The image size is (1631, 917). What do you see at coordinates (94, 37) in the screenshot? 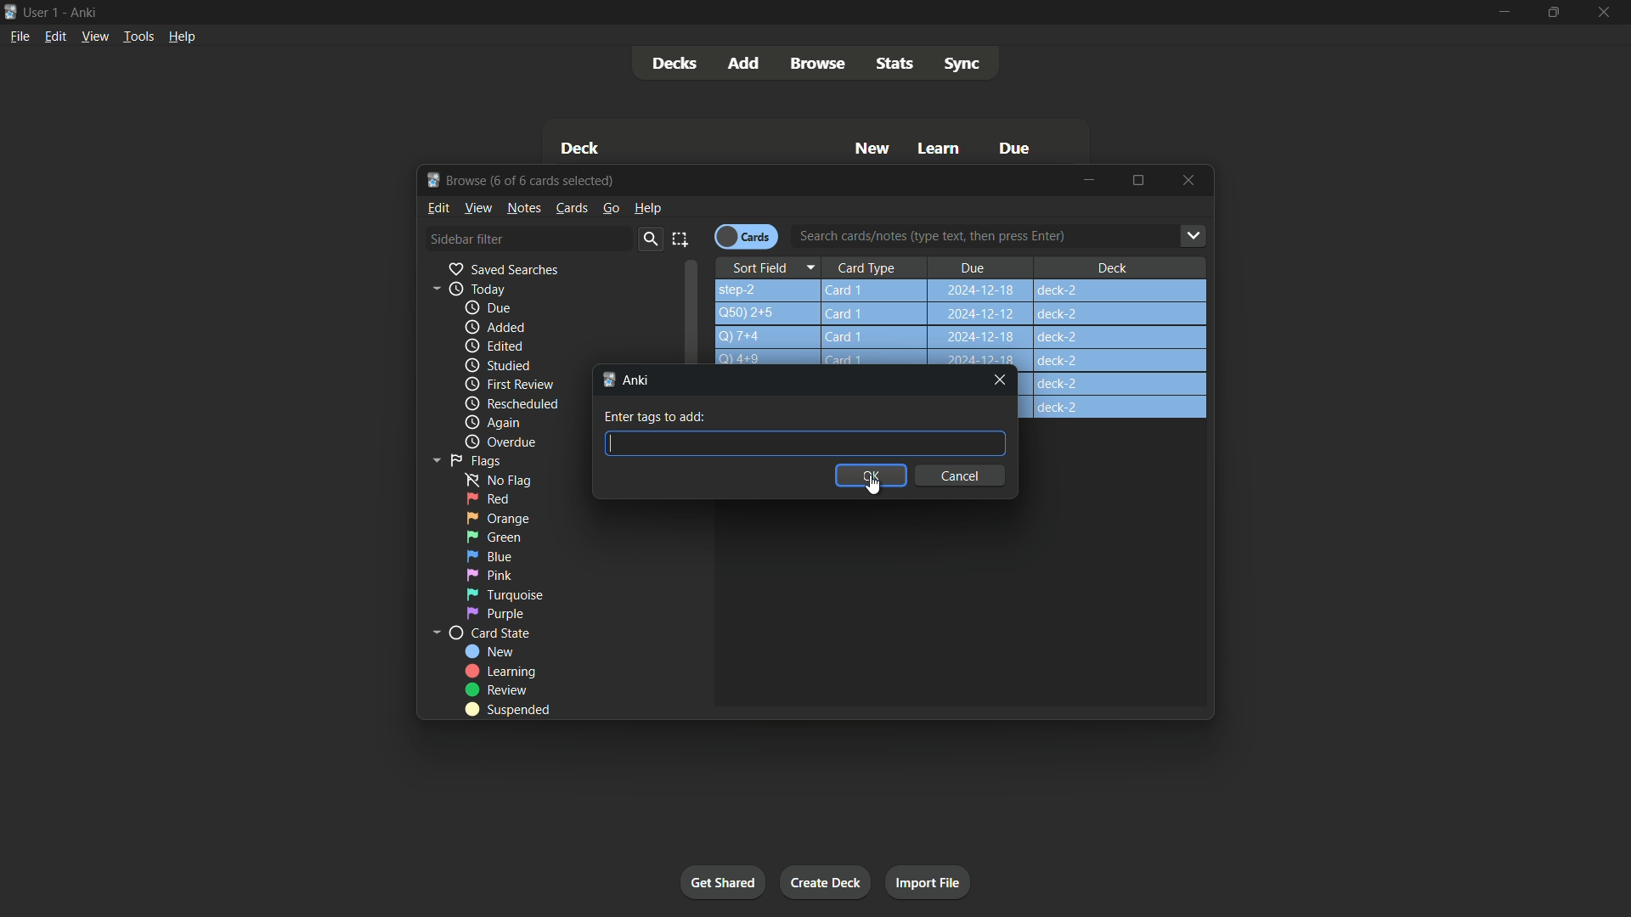
I see `View menu` at bounding box center [94, 37].